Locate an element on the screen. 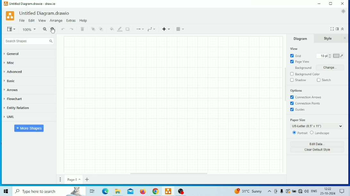  Meet Now is located at coordinates (275, 191).